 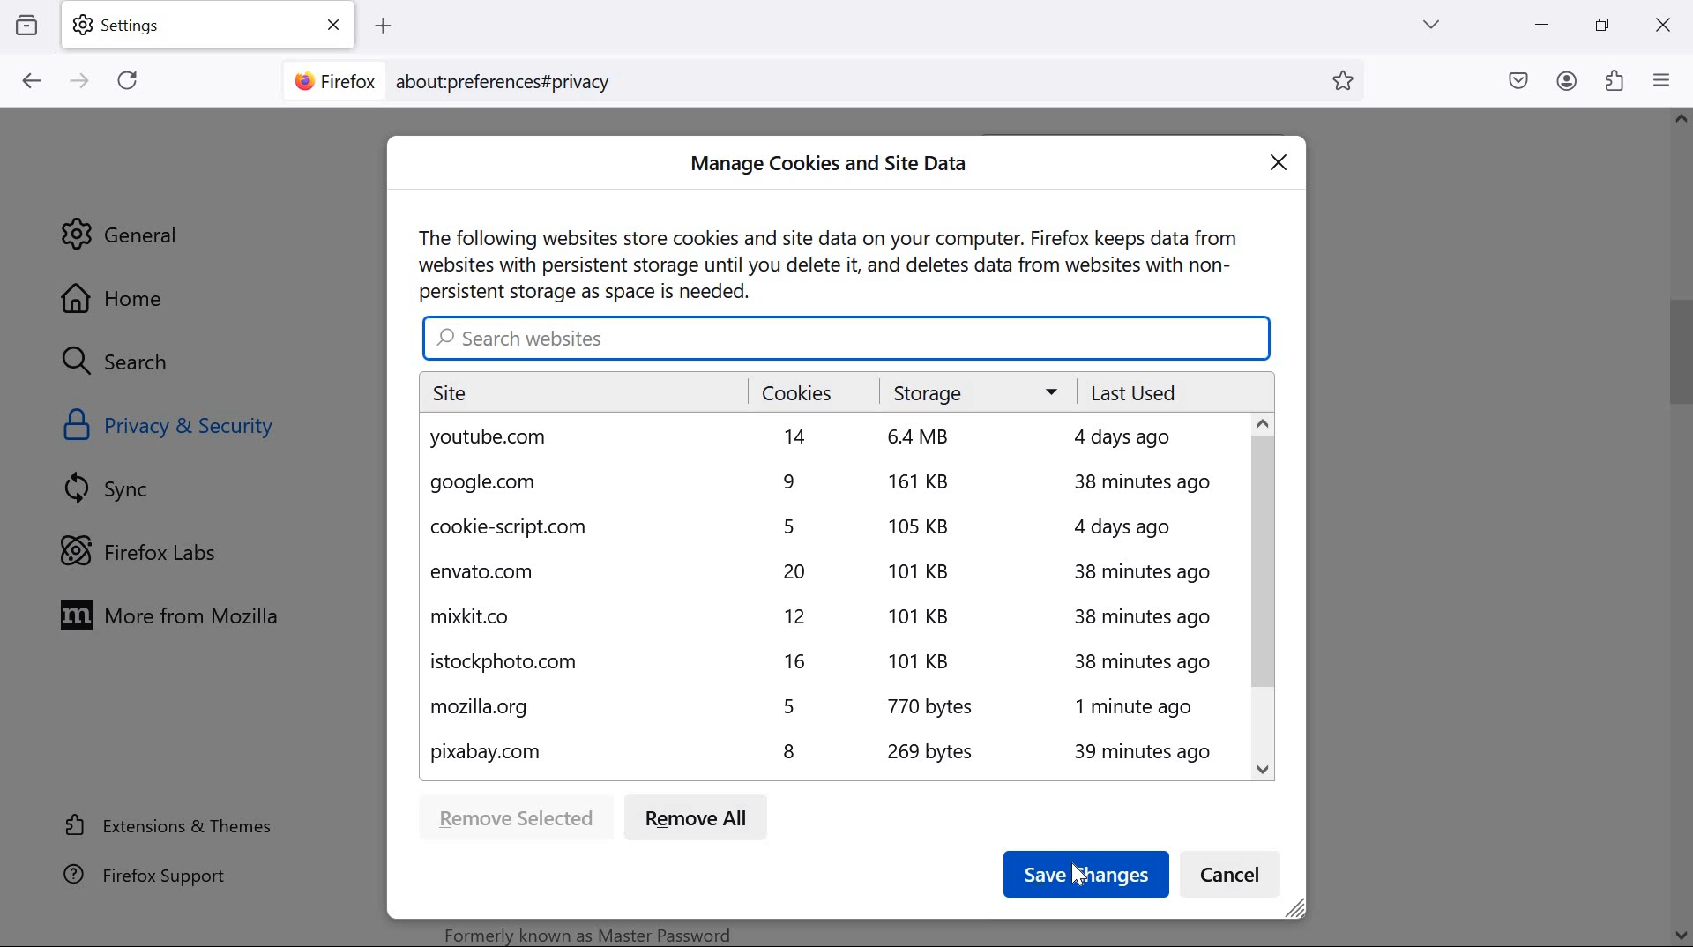 I want to click on add tab, so click(x=383, y=26).